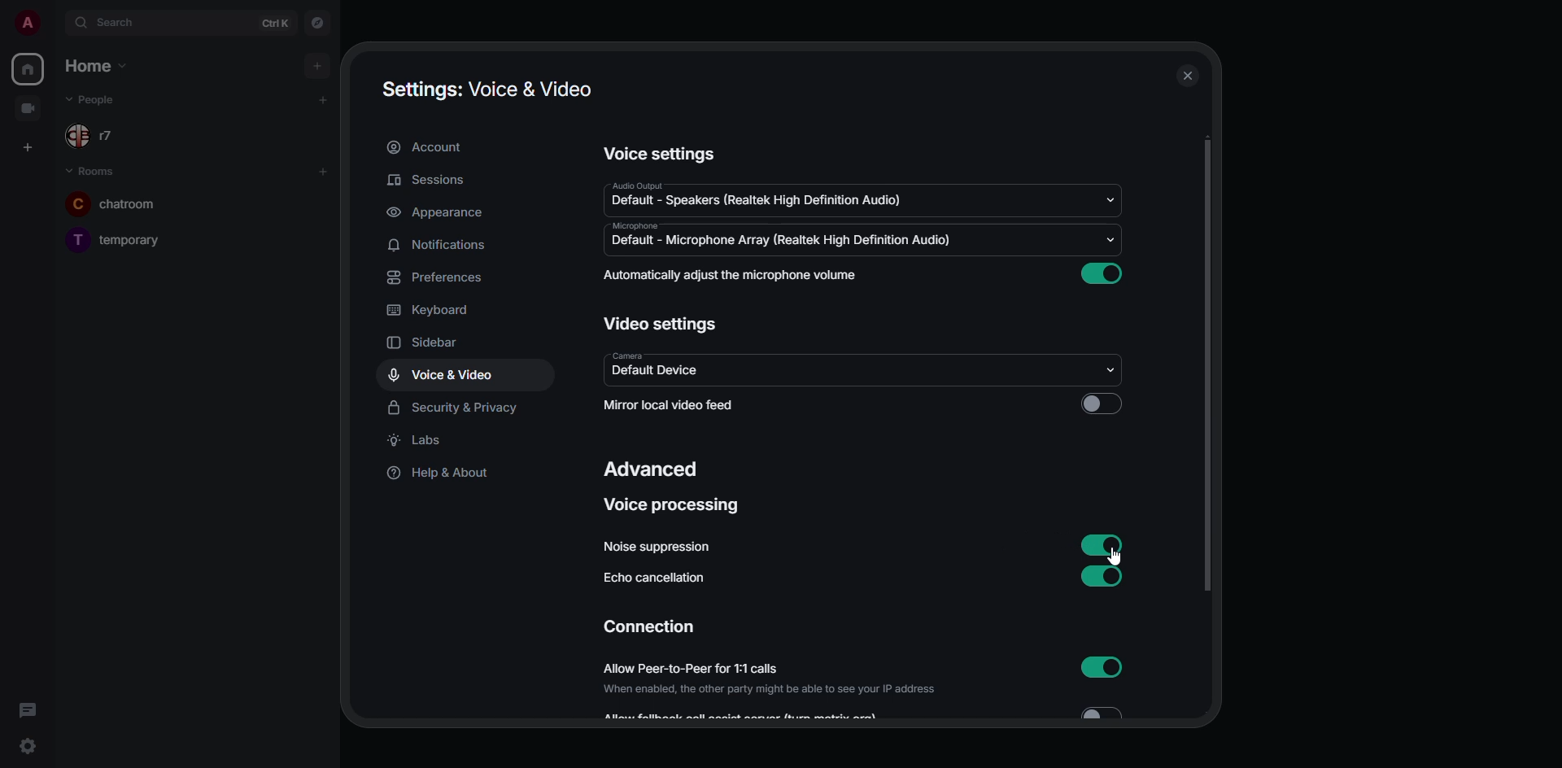 The width and height of the screenshot is (1562, 768). What do you see at coordinates (651, 471) in the screenshot?
I see `advanced` at bounding box center [651, 471].